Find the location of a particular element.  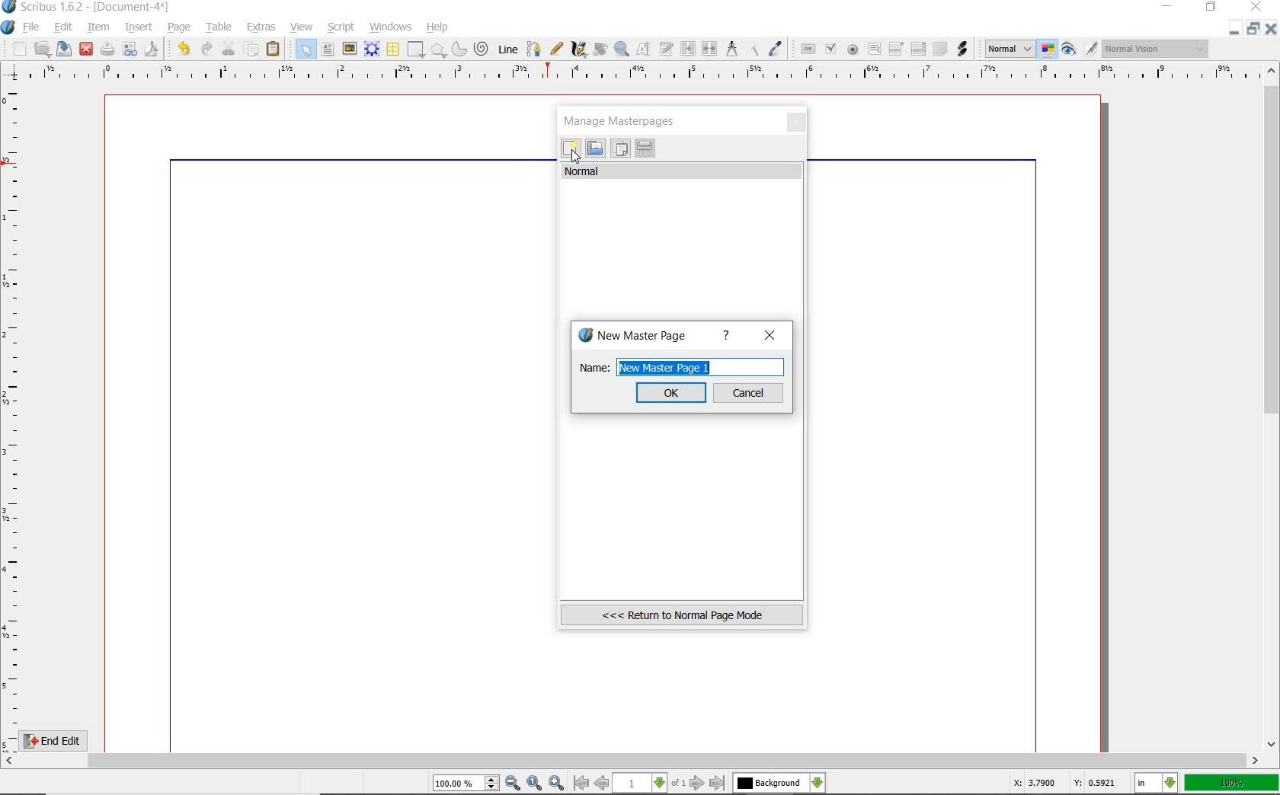

zoom in is located at coordinates (556, 782).